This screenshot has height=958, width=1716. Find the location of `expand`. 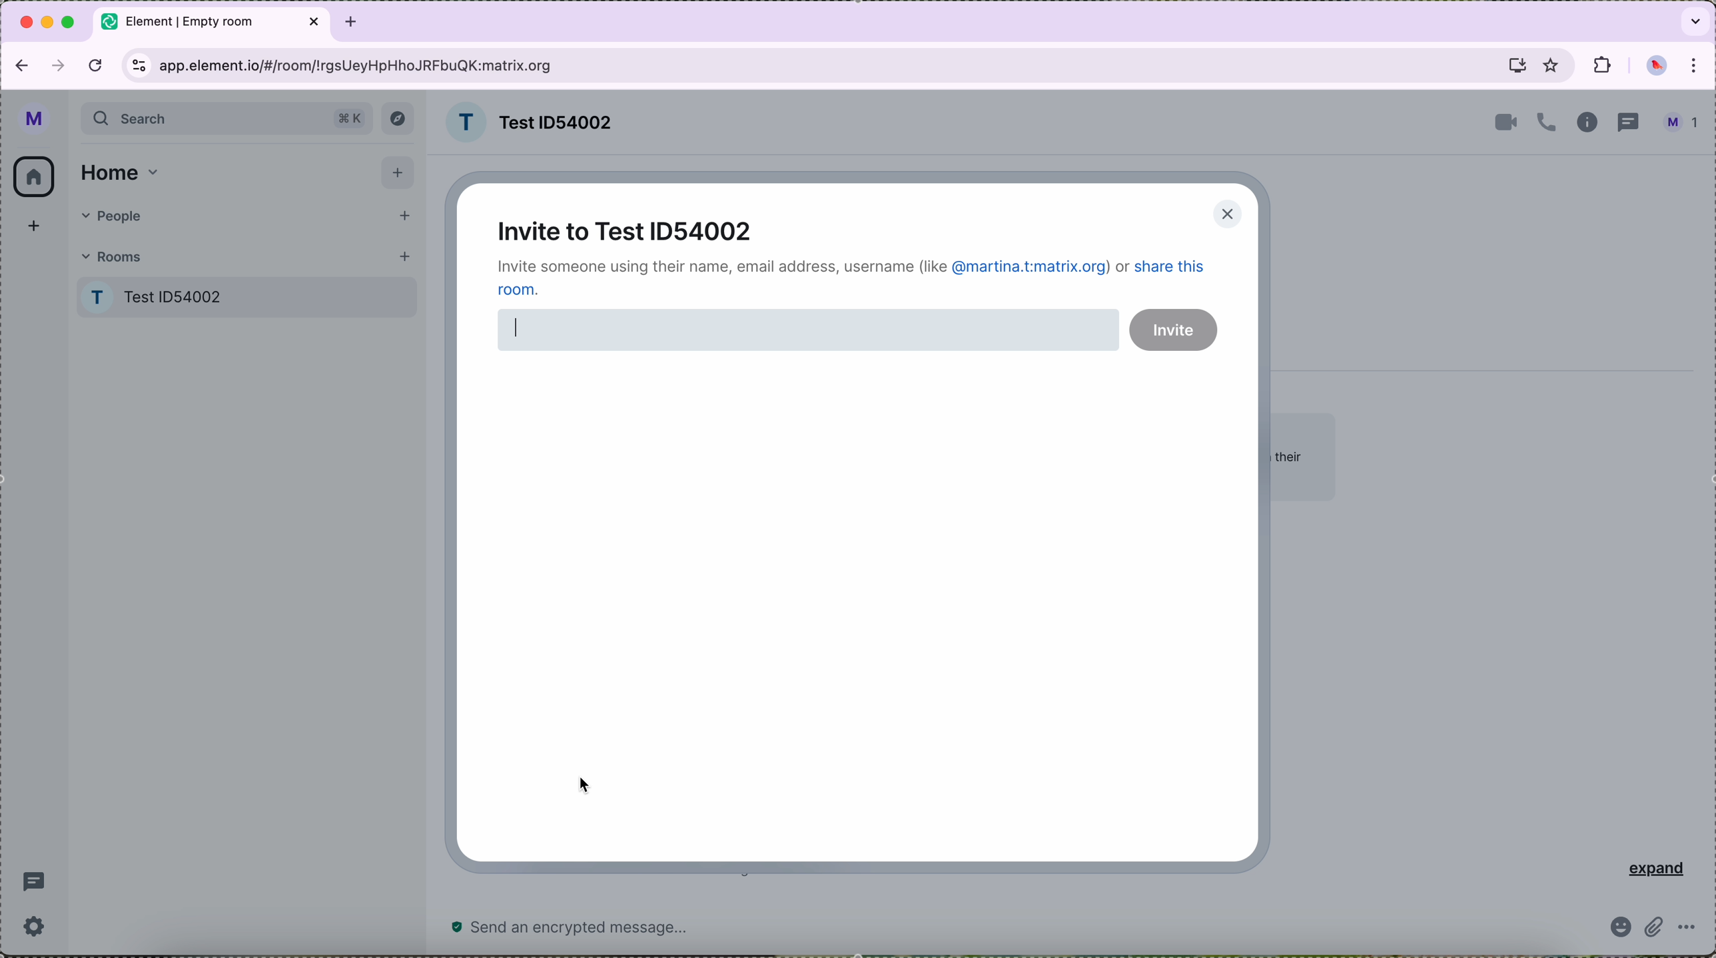

expand is located at coordinates (1651, 867).